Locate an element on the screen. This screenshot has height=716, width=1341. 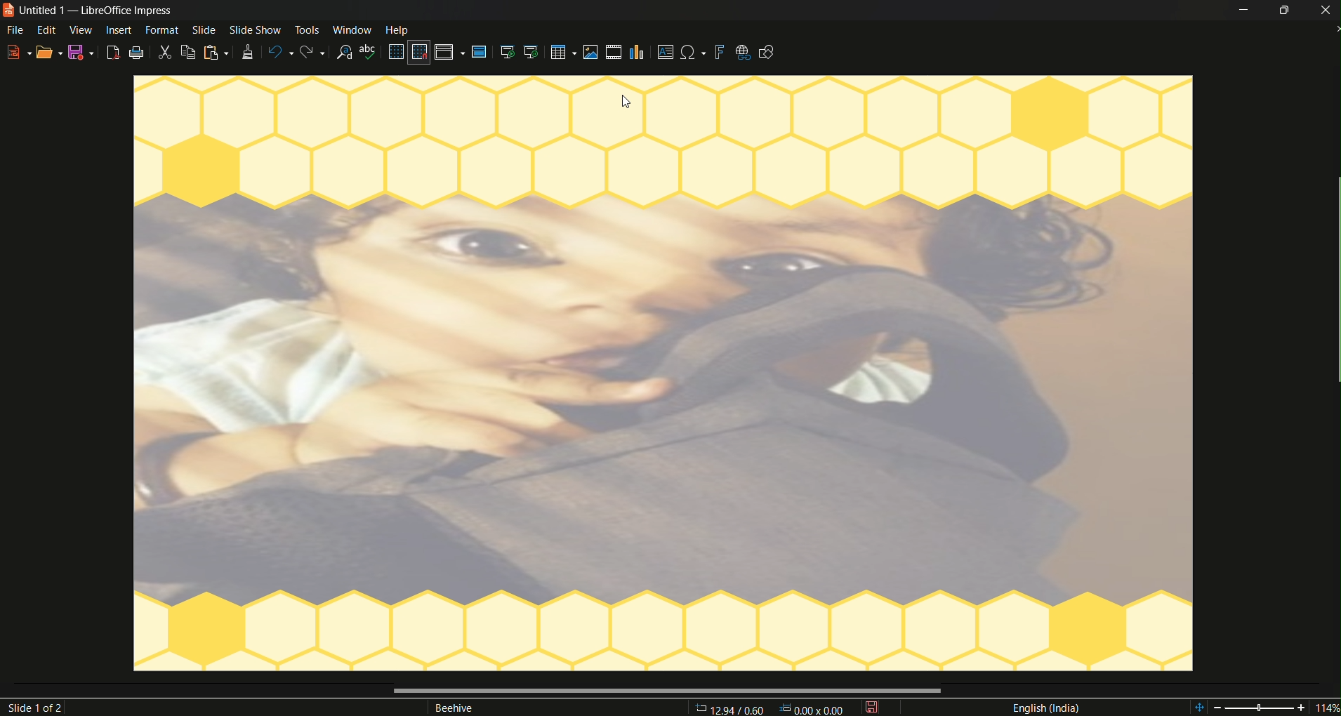
insert textbox is located at coordinates (665, 51).